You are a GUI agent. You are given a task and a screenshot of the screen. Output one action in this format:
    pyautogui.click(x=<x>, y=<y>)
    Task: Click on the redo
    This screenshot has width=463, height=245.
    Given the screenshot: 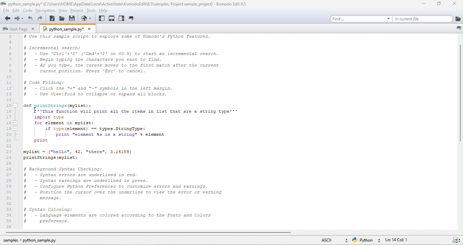 What is the action you would take?
    pyautogui.click(x=43, y=19)
    